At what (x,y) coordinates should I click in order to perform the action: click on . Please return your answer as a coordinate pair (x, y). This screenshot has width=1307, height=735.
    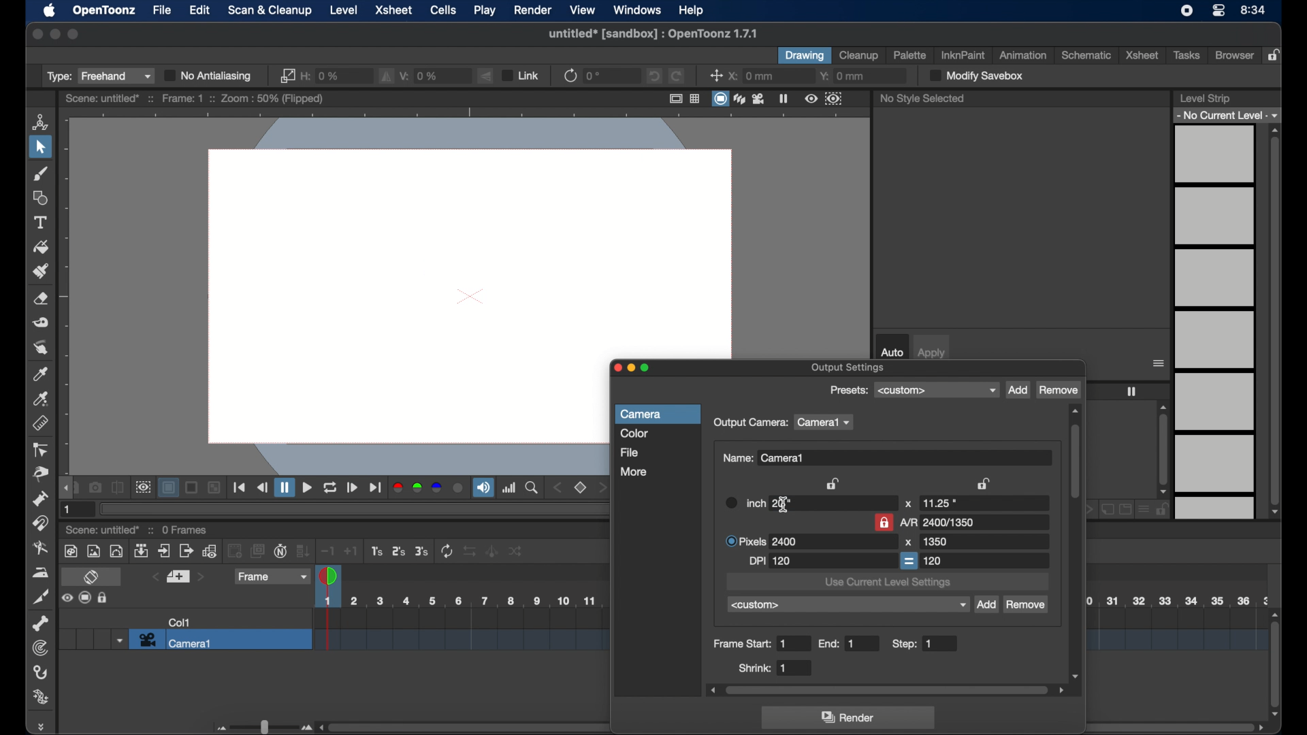
    Looking at the image, I should click on (516, 551).